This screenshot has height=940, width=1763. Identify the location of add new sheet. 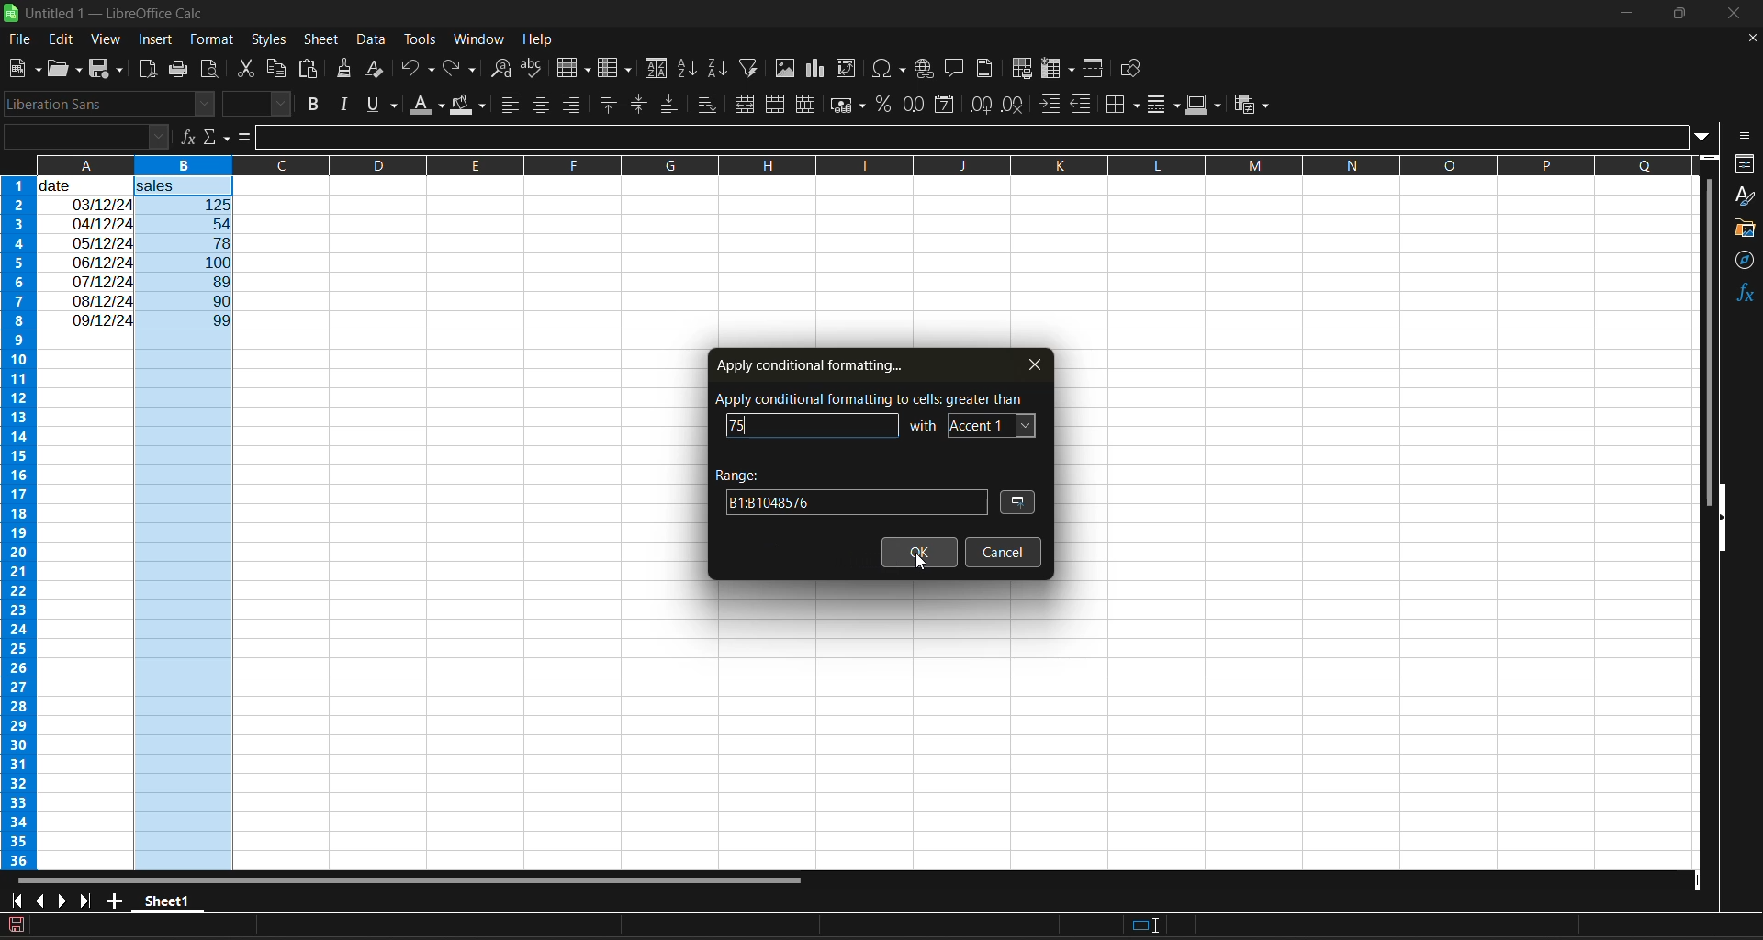
(116, 900).